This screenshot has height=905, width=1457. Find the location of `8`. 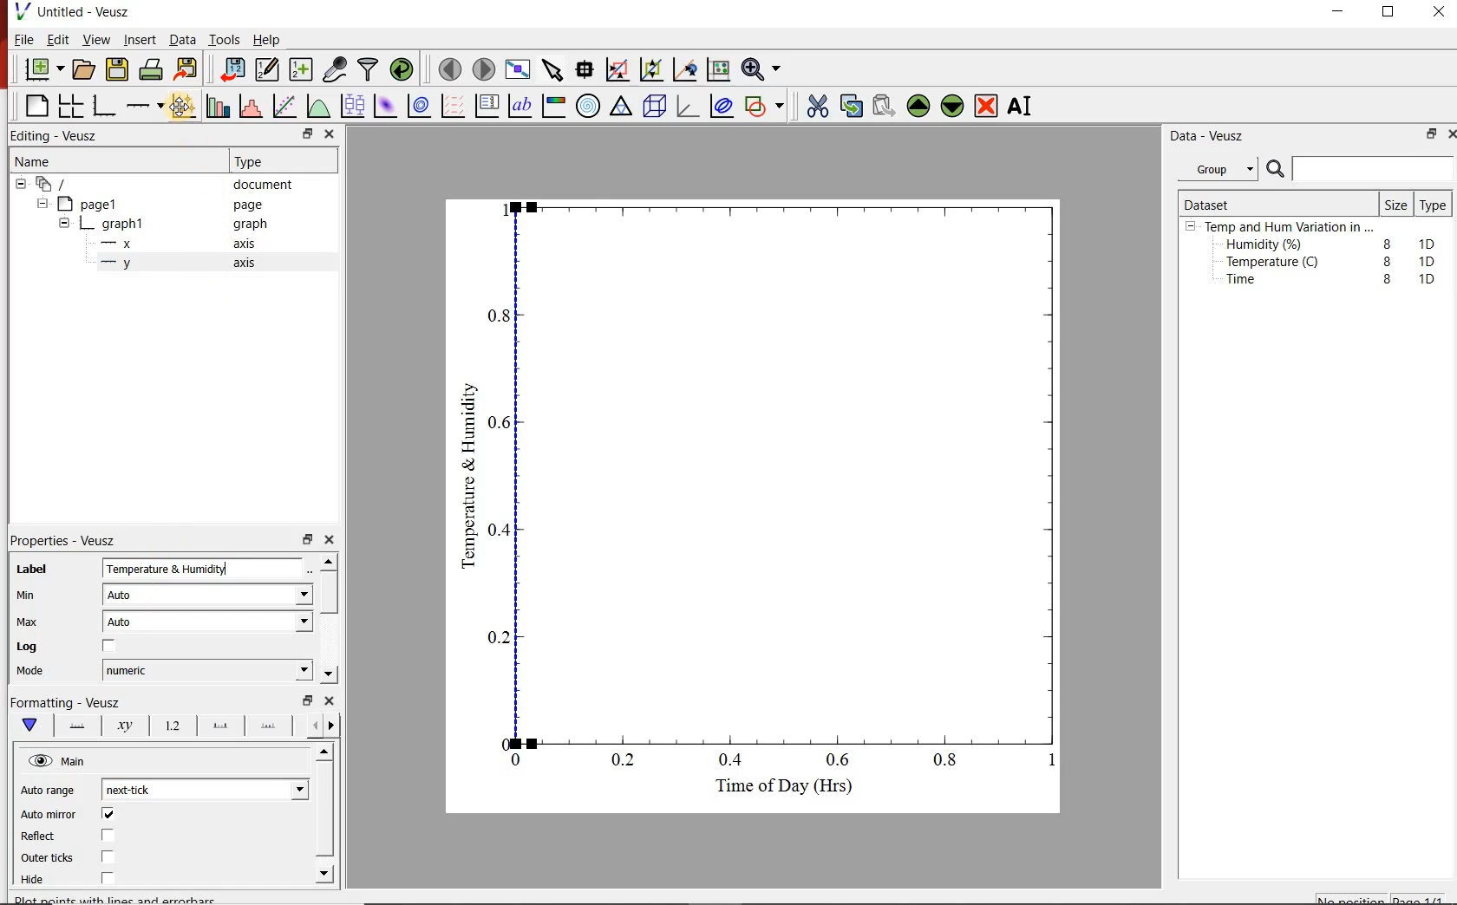

8 is located at coordinates (1384, 241).